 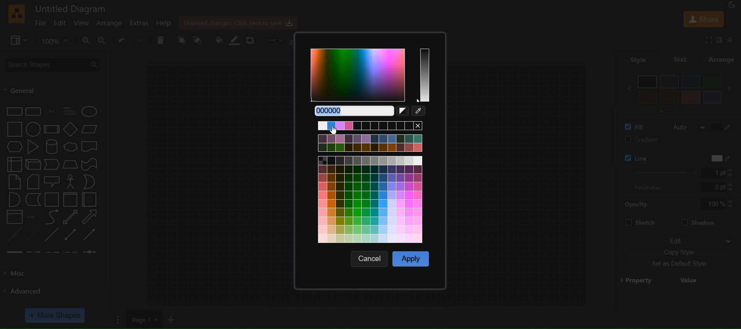 What do you see at coordinates (51, 251) in the screenshot?
I see `connector 3` at bounding box center [51, 251].